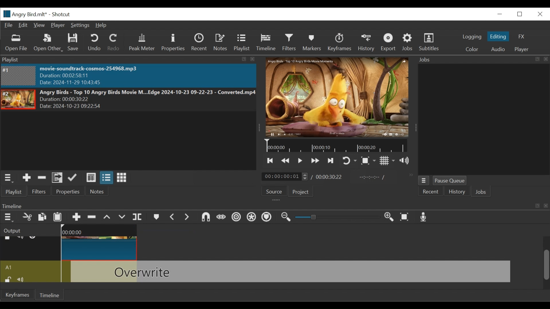 The width and height of the screenshot is (550, 309). What do you see at coordinates (242, 43) in the screenshot?
I see `Playlist` at bounding box center [242, 43].